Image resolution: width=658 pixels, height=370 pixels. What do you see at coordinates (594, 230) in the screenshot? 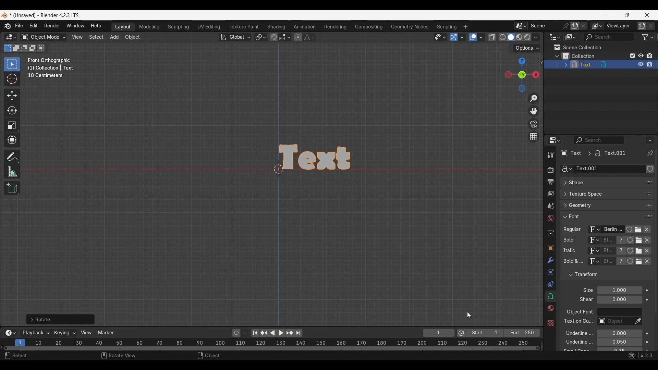
I see `Browse ID data to be linked for respective attribute` at bounding box center [594, 230].